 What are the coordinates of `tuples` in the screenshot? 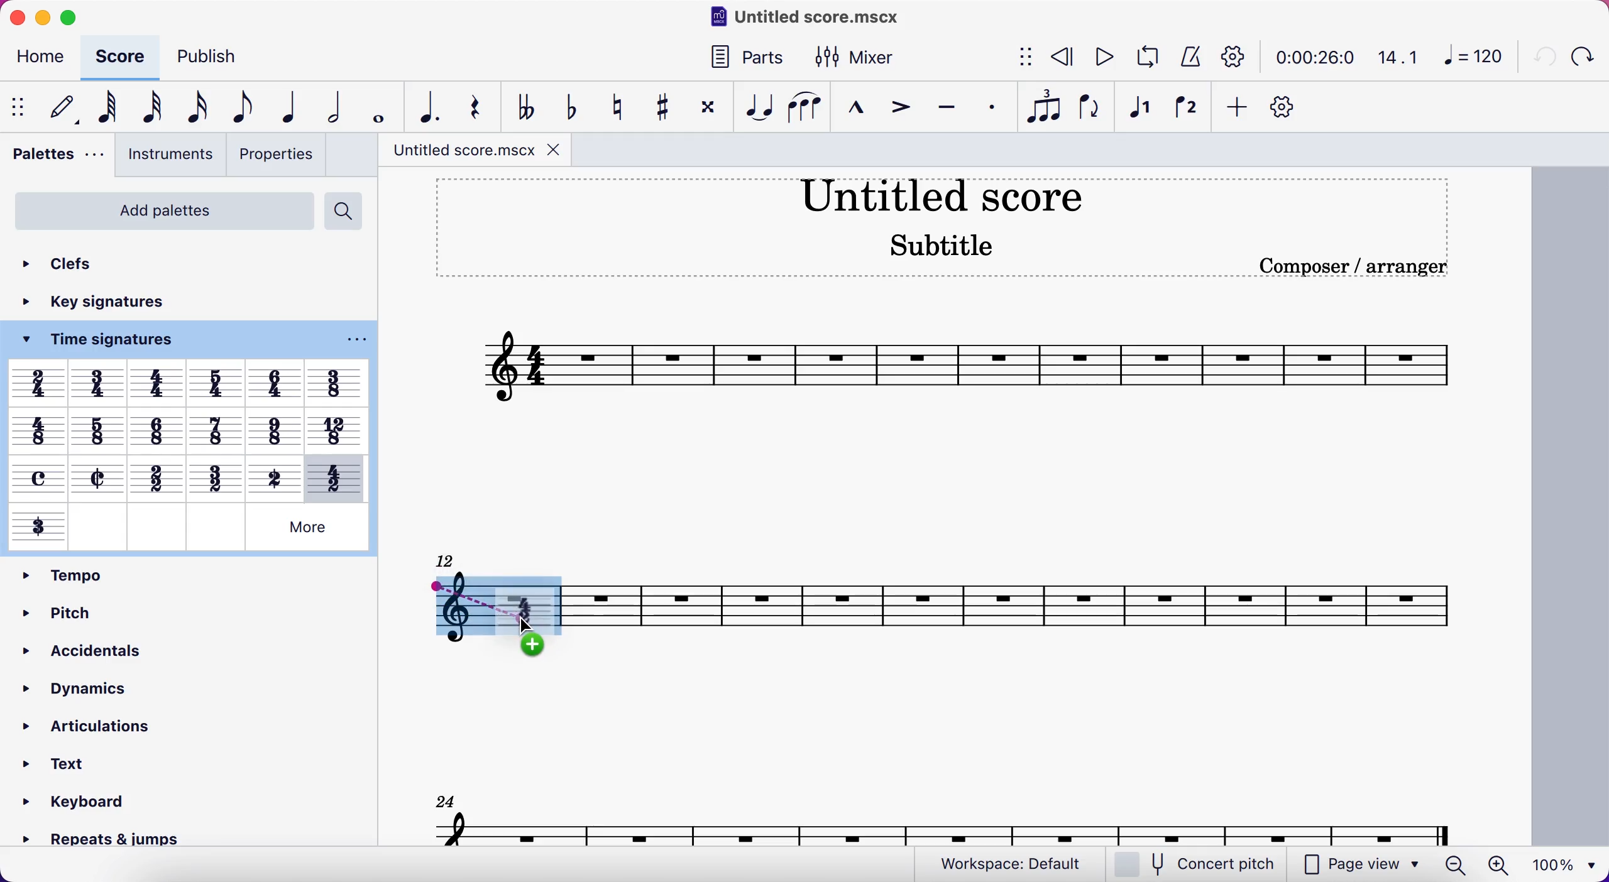 It's located at (1040, 107).